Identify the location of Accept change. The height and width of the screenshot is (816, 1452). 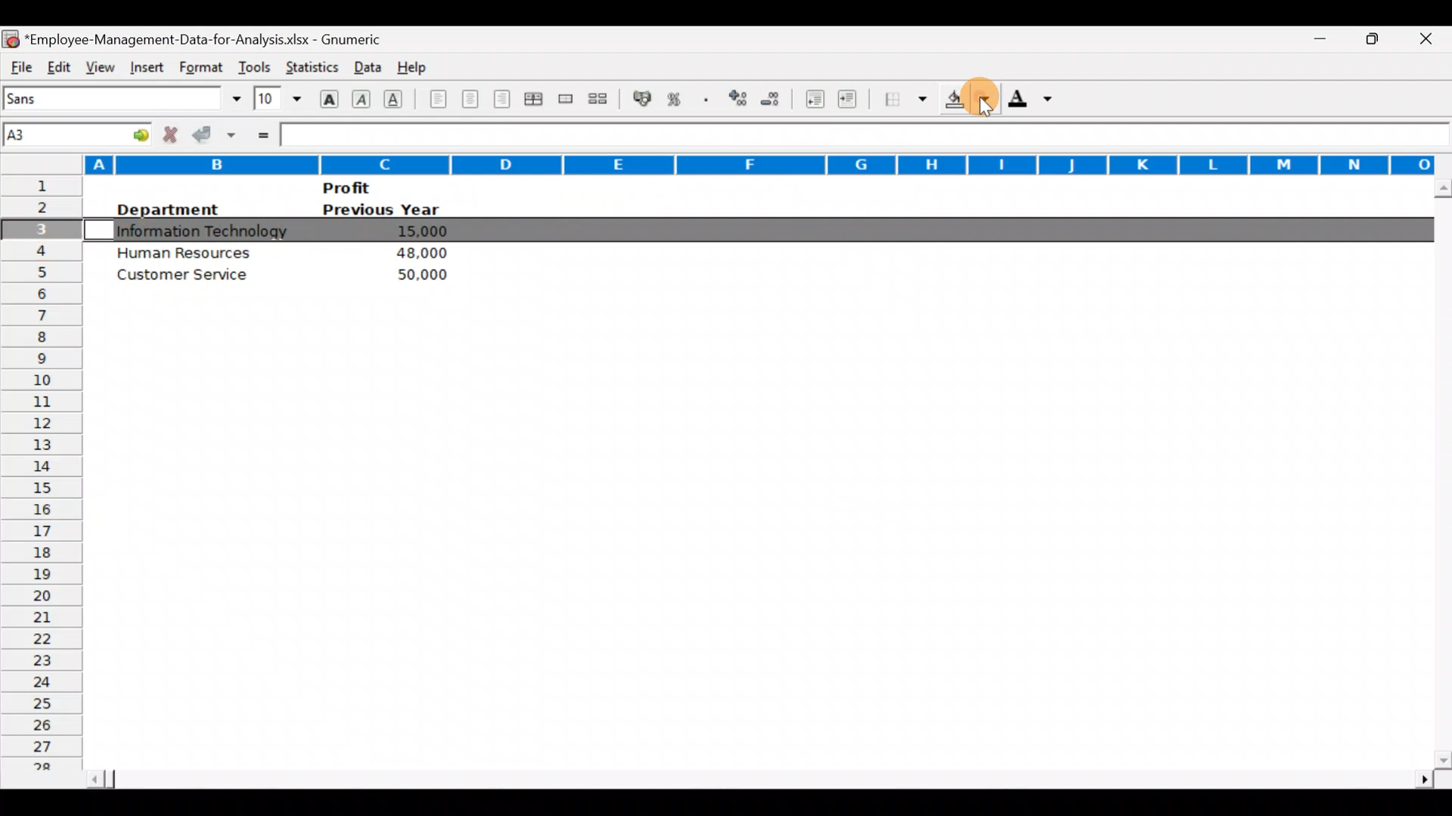
(216, 134).